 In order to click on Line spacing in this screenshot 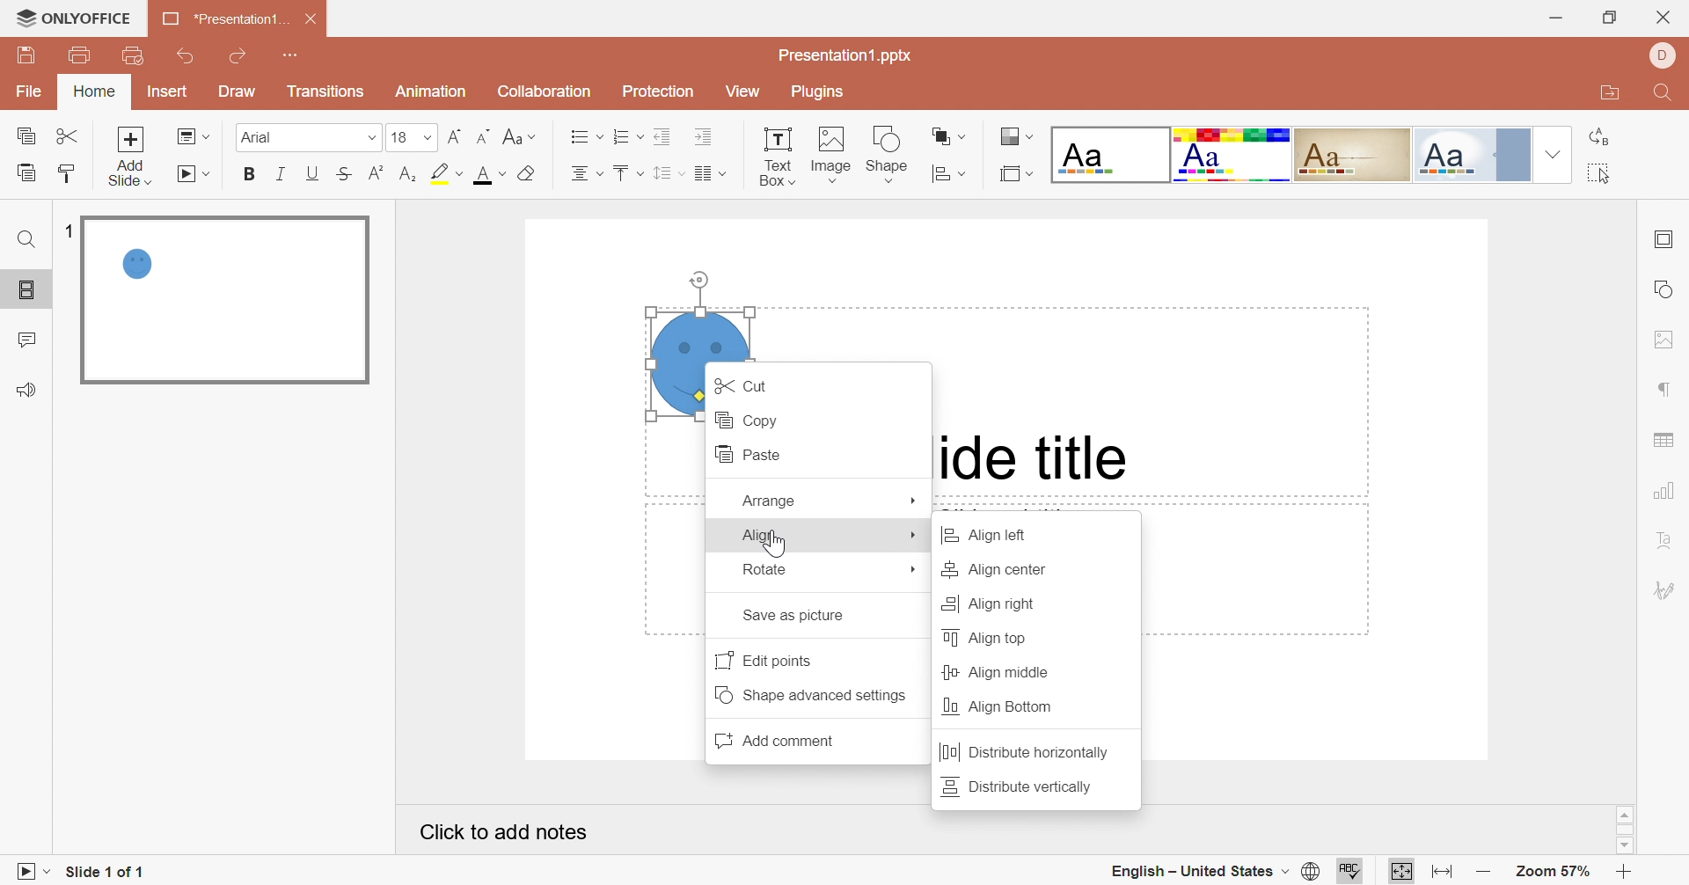, I will do `click(668, 174)`.